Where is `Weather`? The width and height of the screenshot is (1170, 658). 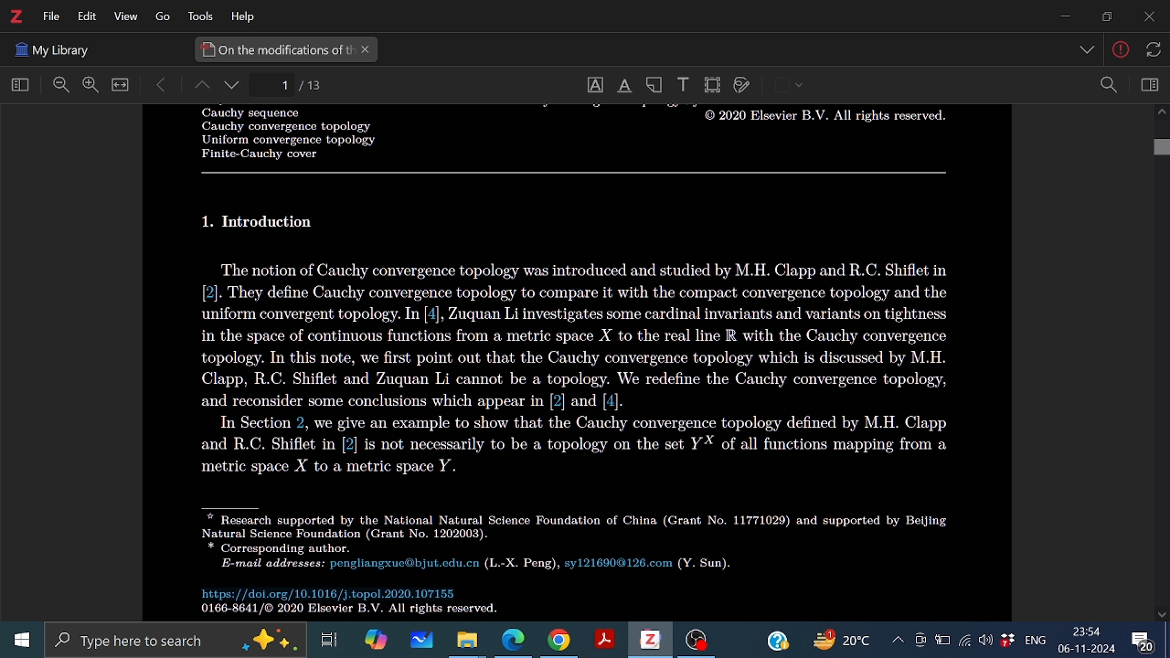
Weather is located at coordinates (846, 641).